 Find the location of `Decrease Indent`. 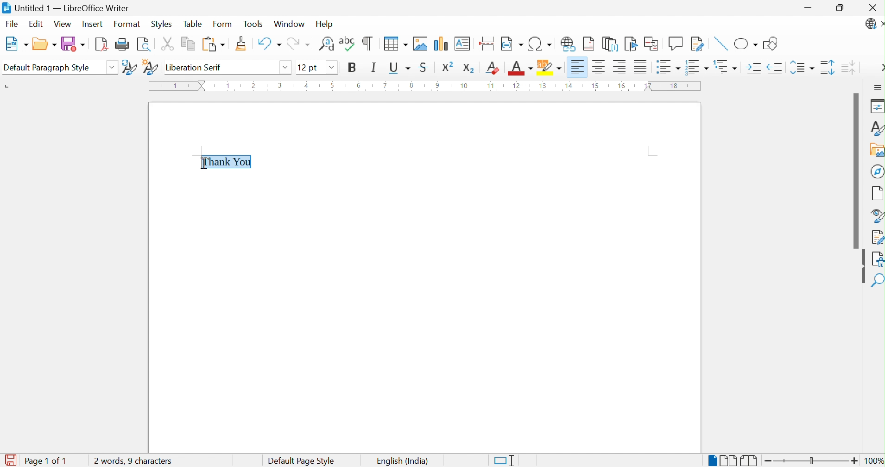

Decrease Indent is located at coordinates (776, 67).